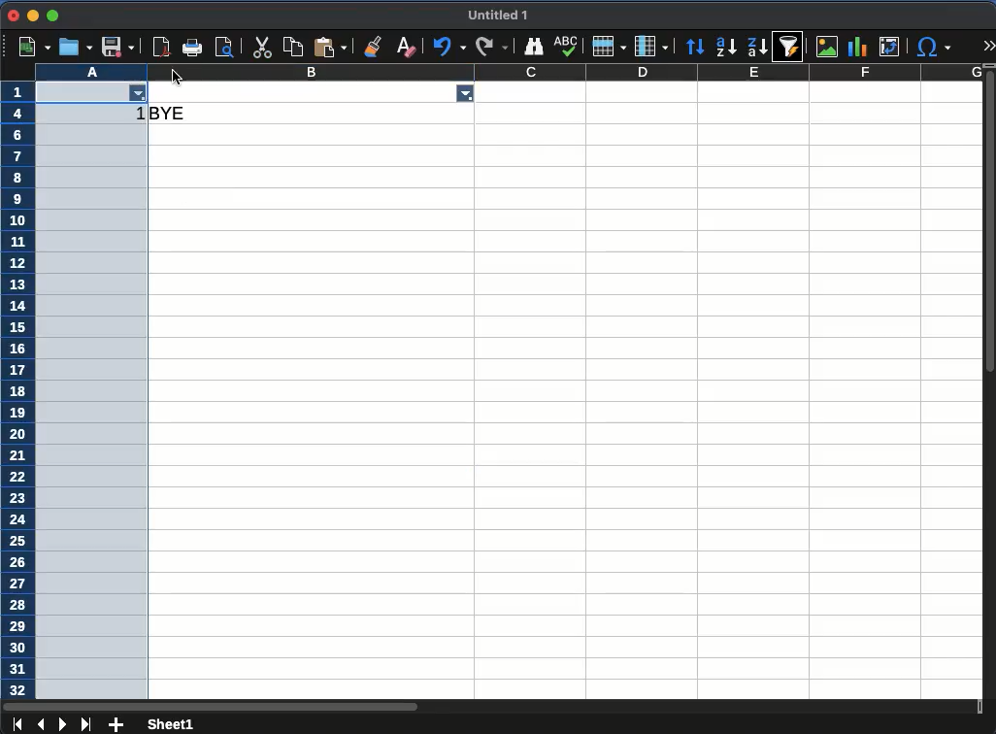 The width and height of the screenshot is (996, 734). What do you see at coordinates (119, 49) in the screenshot?
I see `save` at bounding box center [119, 49].